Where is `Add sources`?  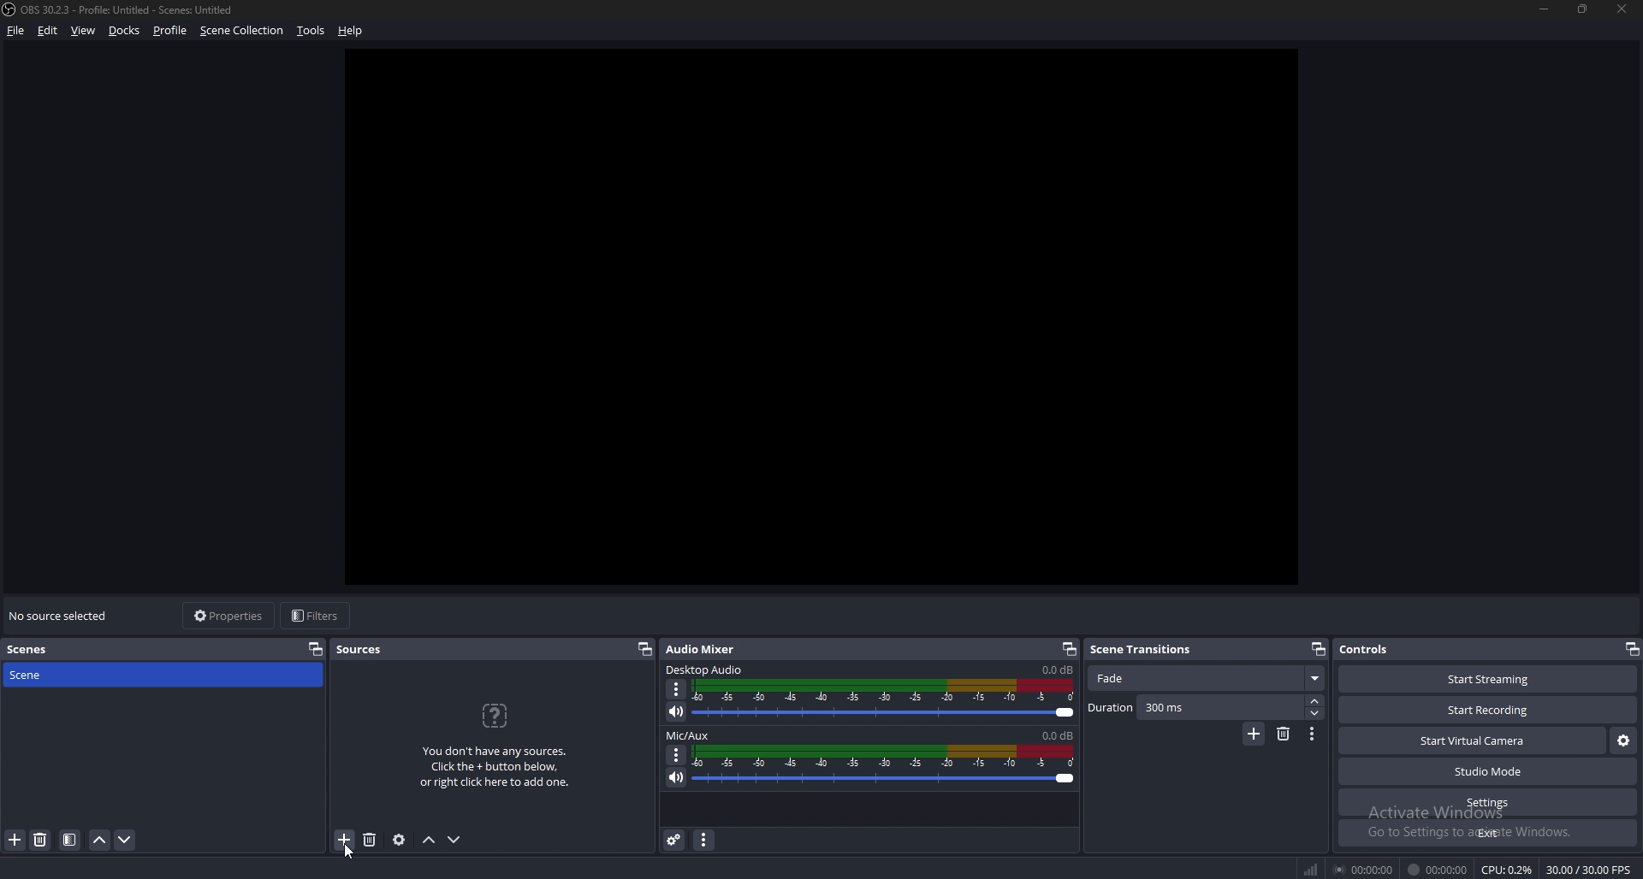
Add sources is located at coordinates (342, 839).